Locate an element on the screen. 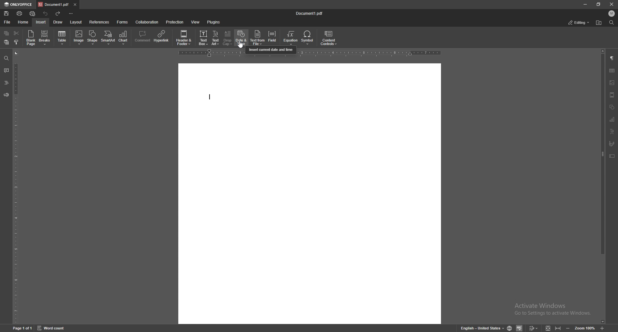 This screenshot has width=618, height=332. close tab is located at coordinates (75, 5).